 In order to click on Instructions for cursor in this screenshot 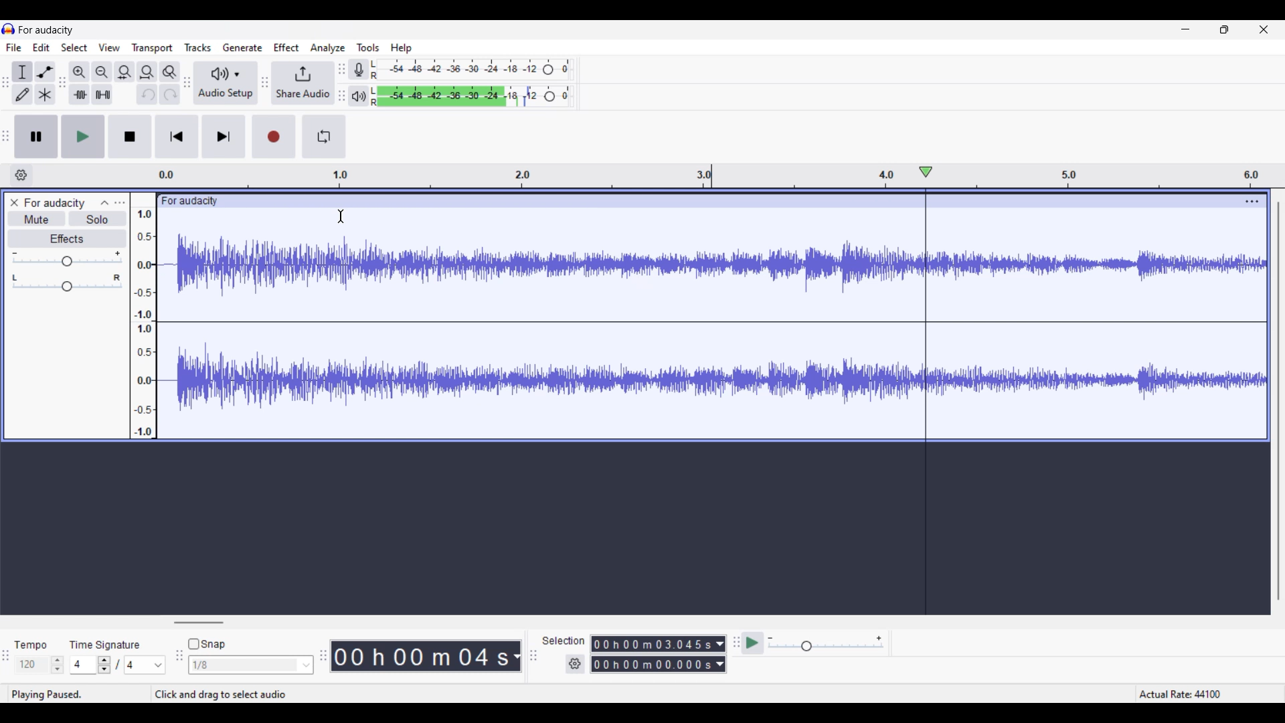, I will do `click(263, 694)`.